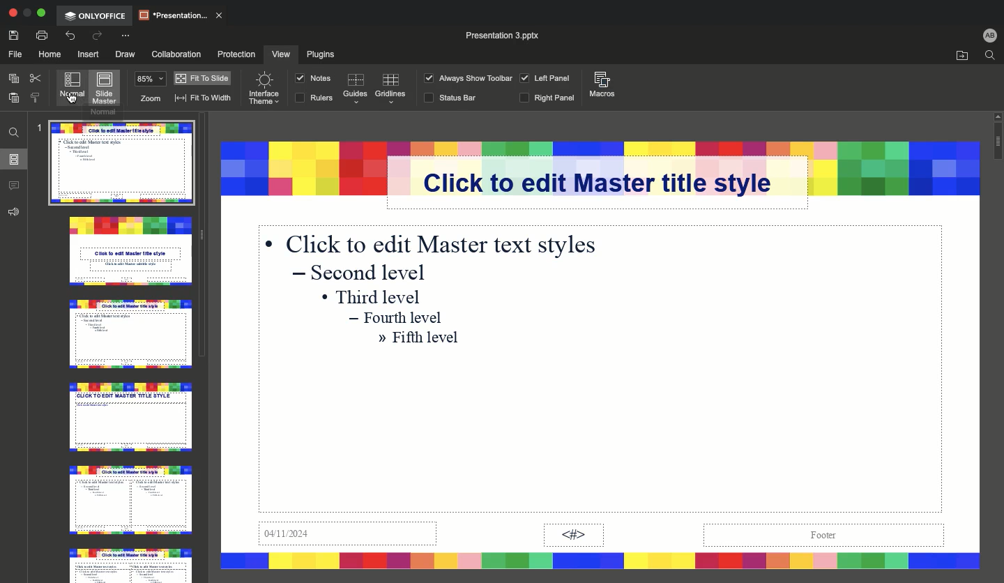 Image resolution: width=1004 pixels, height=583 pixels. What do you see at coordinates (990, 55) in the screenshot?
I see `Find` at bounding box center [990, 55].